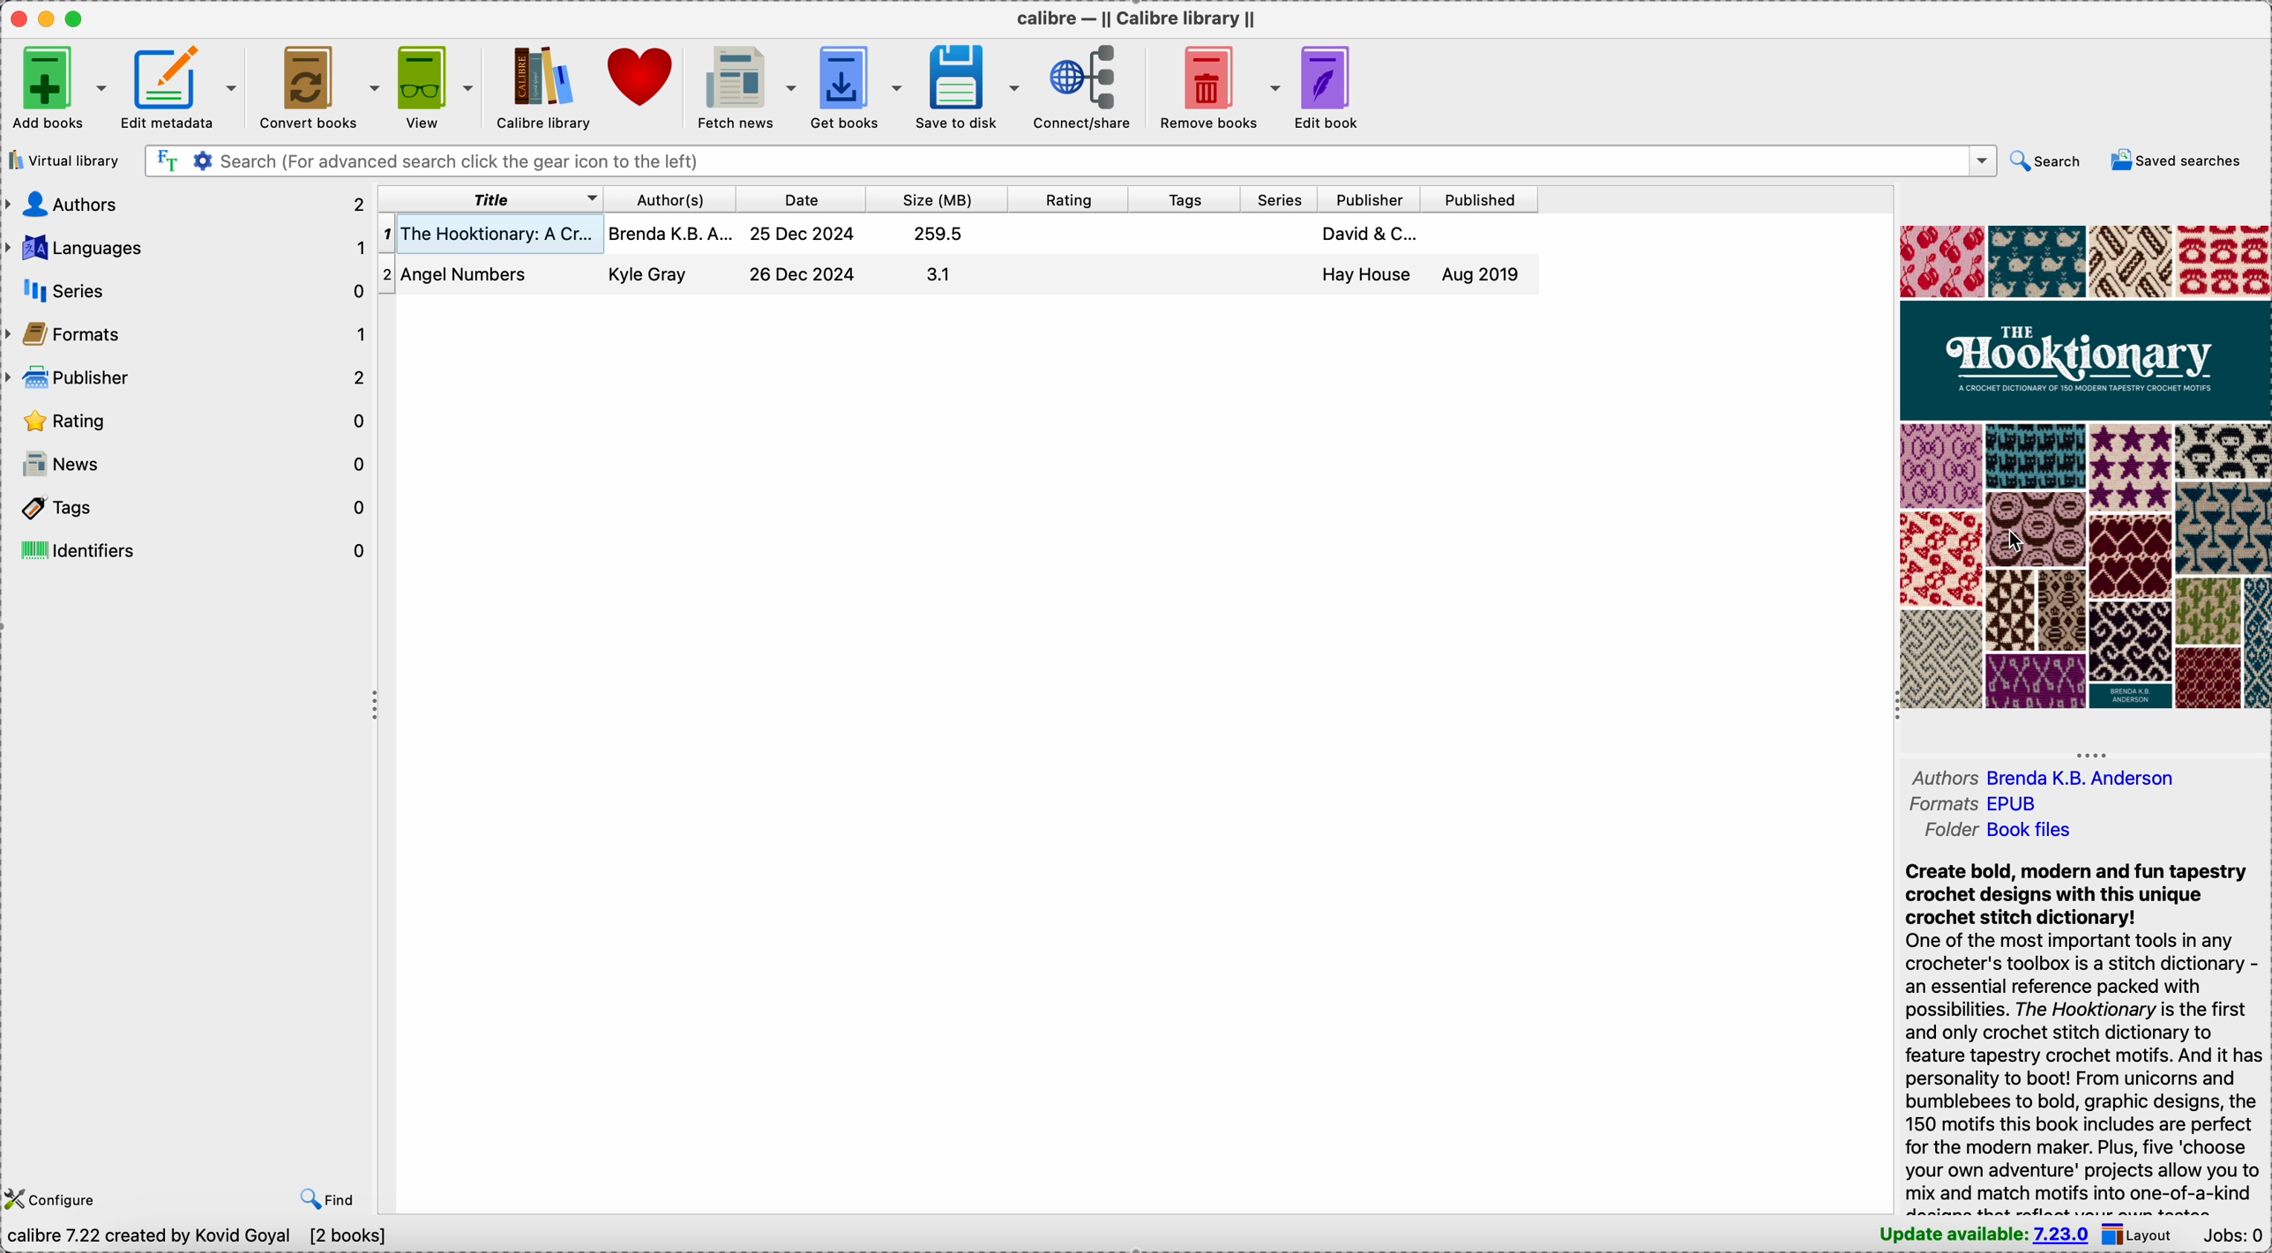  I want to click on configure, so click(56, 1201).